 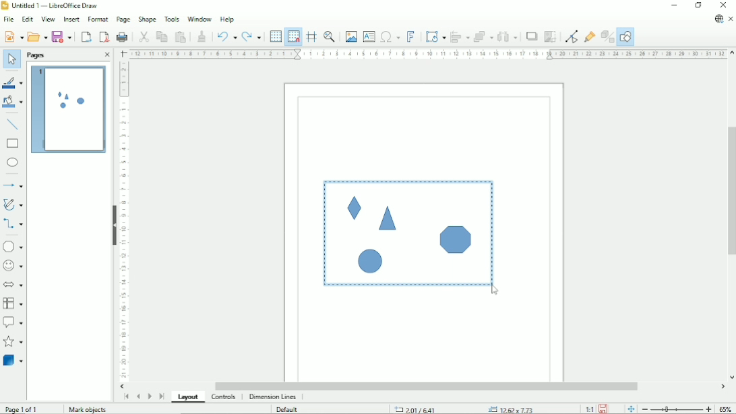 What do you see at coordinates (700, 6) in the screenshot?
I see `Restore down` at bounding box center [700, 6].